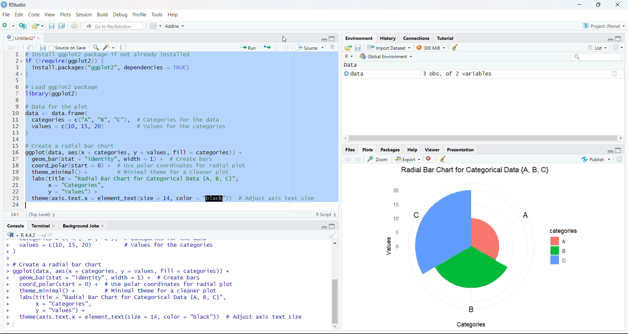 The image size is (628, 334). What do you see at coordinates (95, 47) in the screenshot?
I see `find /replace` at bounding box center [95, 47].